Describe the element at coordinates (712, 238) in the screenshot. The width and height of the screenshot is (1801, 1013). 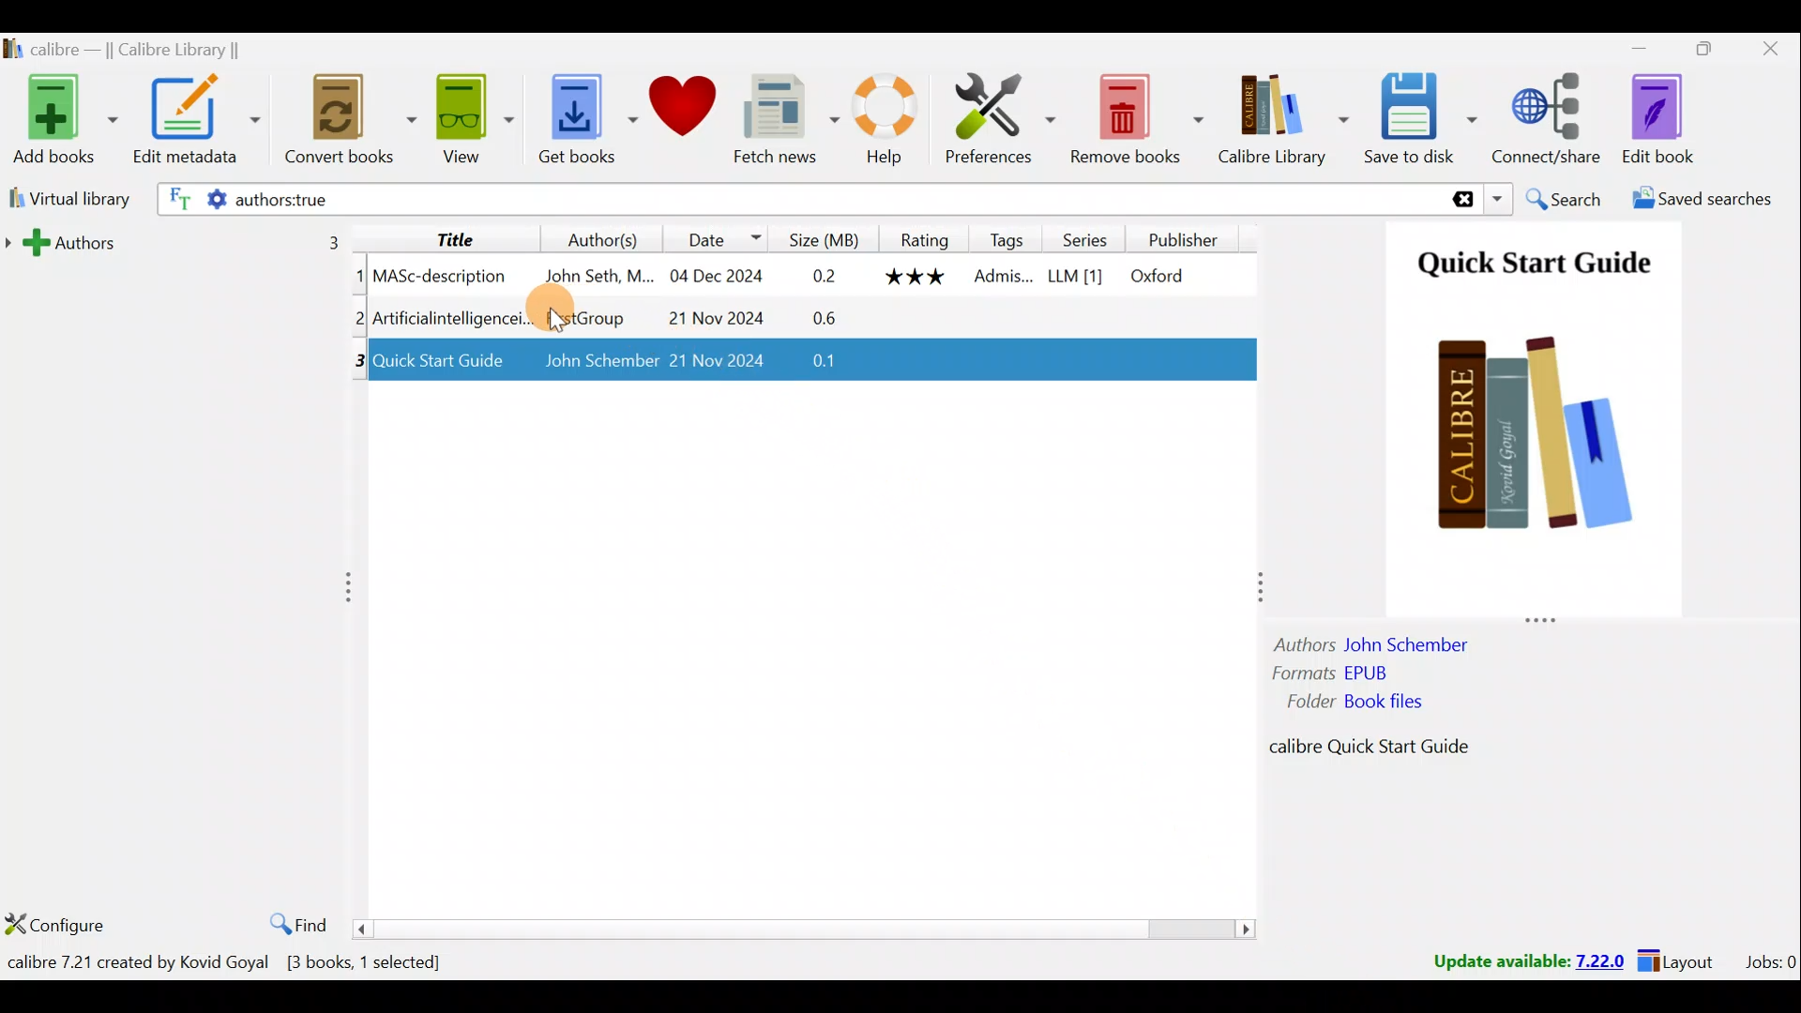
I see `Date` at that location.